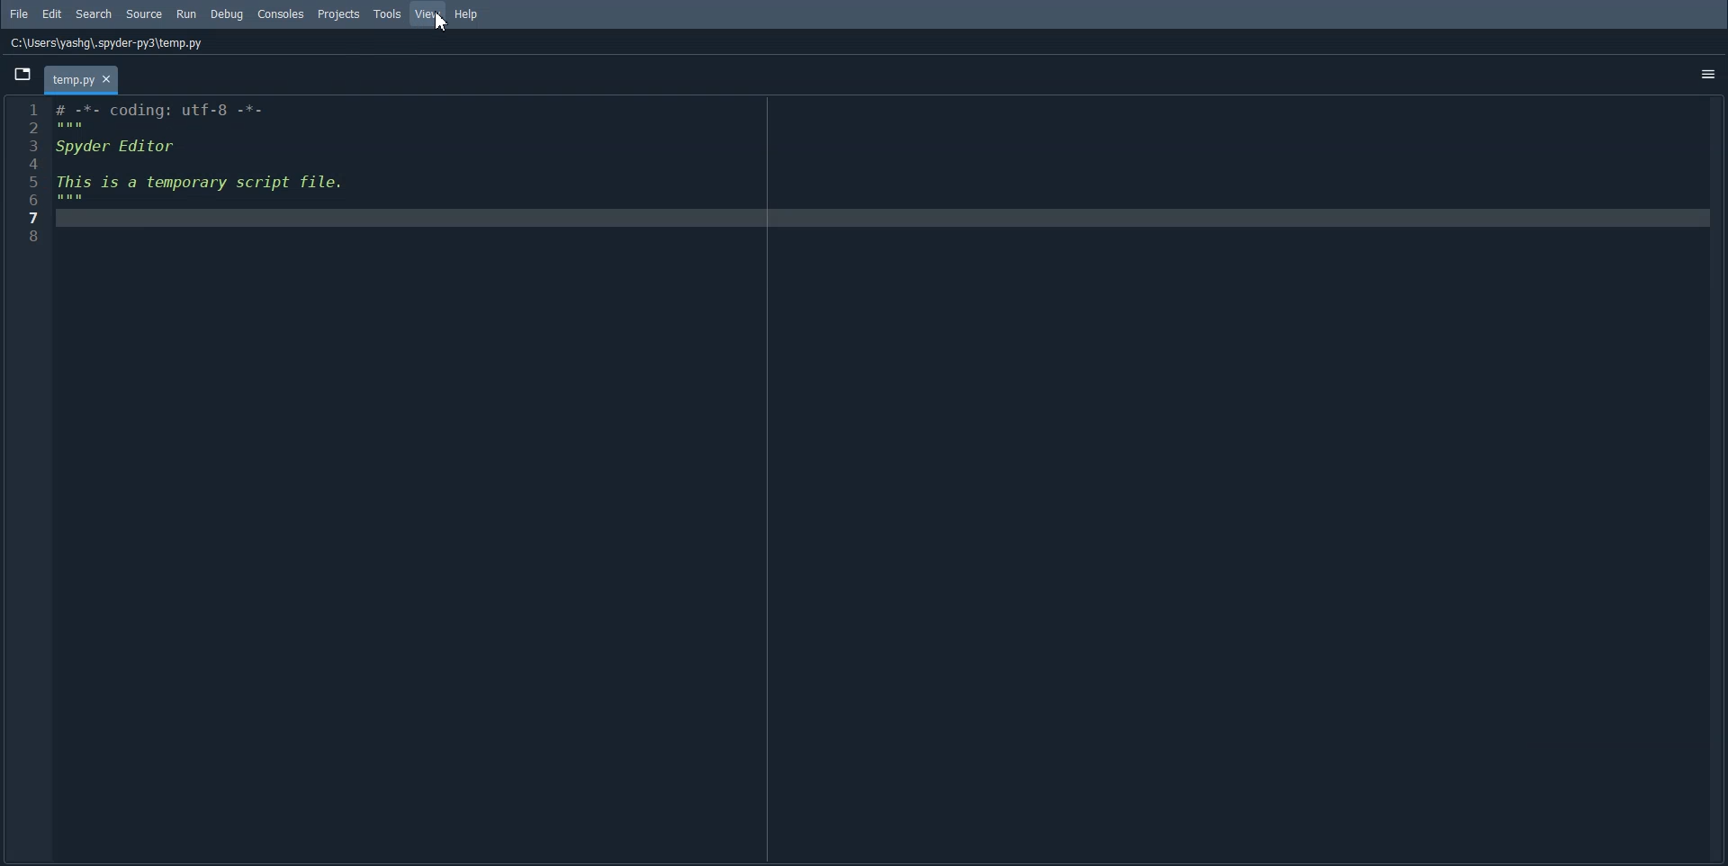 The width and height of the screenshot is (1728, 866). I want to click on Debug, so click(226, 14).